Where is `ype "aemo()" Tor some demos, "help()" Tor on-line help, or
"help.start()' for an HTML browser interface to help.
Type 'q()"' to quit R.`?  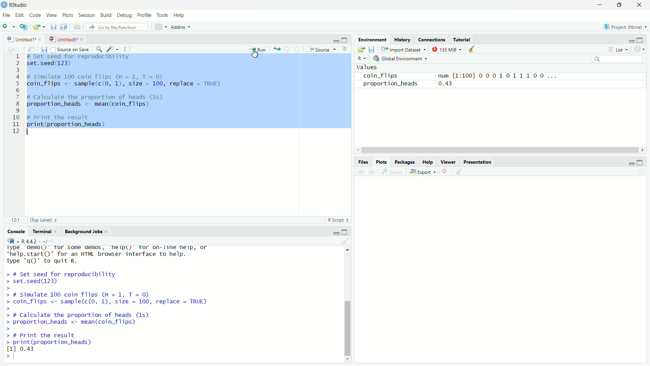 ype "aemo()" Tor some demos, "help()" Tor on-line help, or
"help.start()' for an HTML browser interface to help.
Type 'q()"' to quit R. is located at coordinates (122, 256).